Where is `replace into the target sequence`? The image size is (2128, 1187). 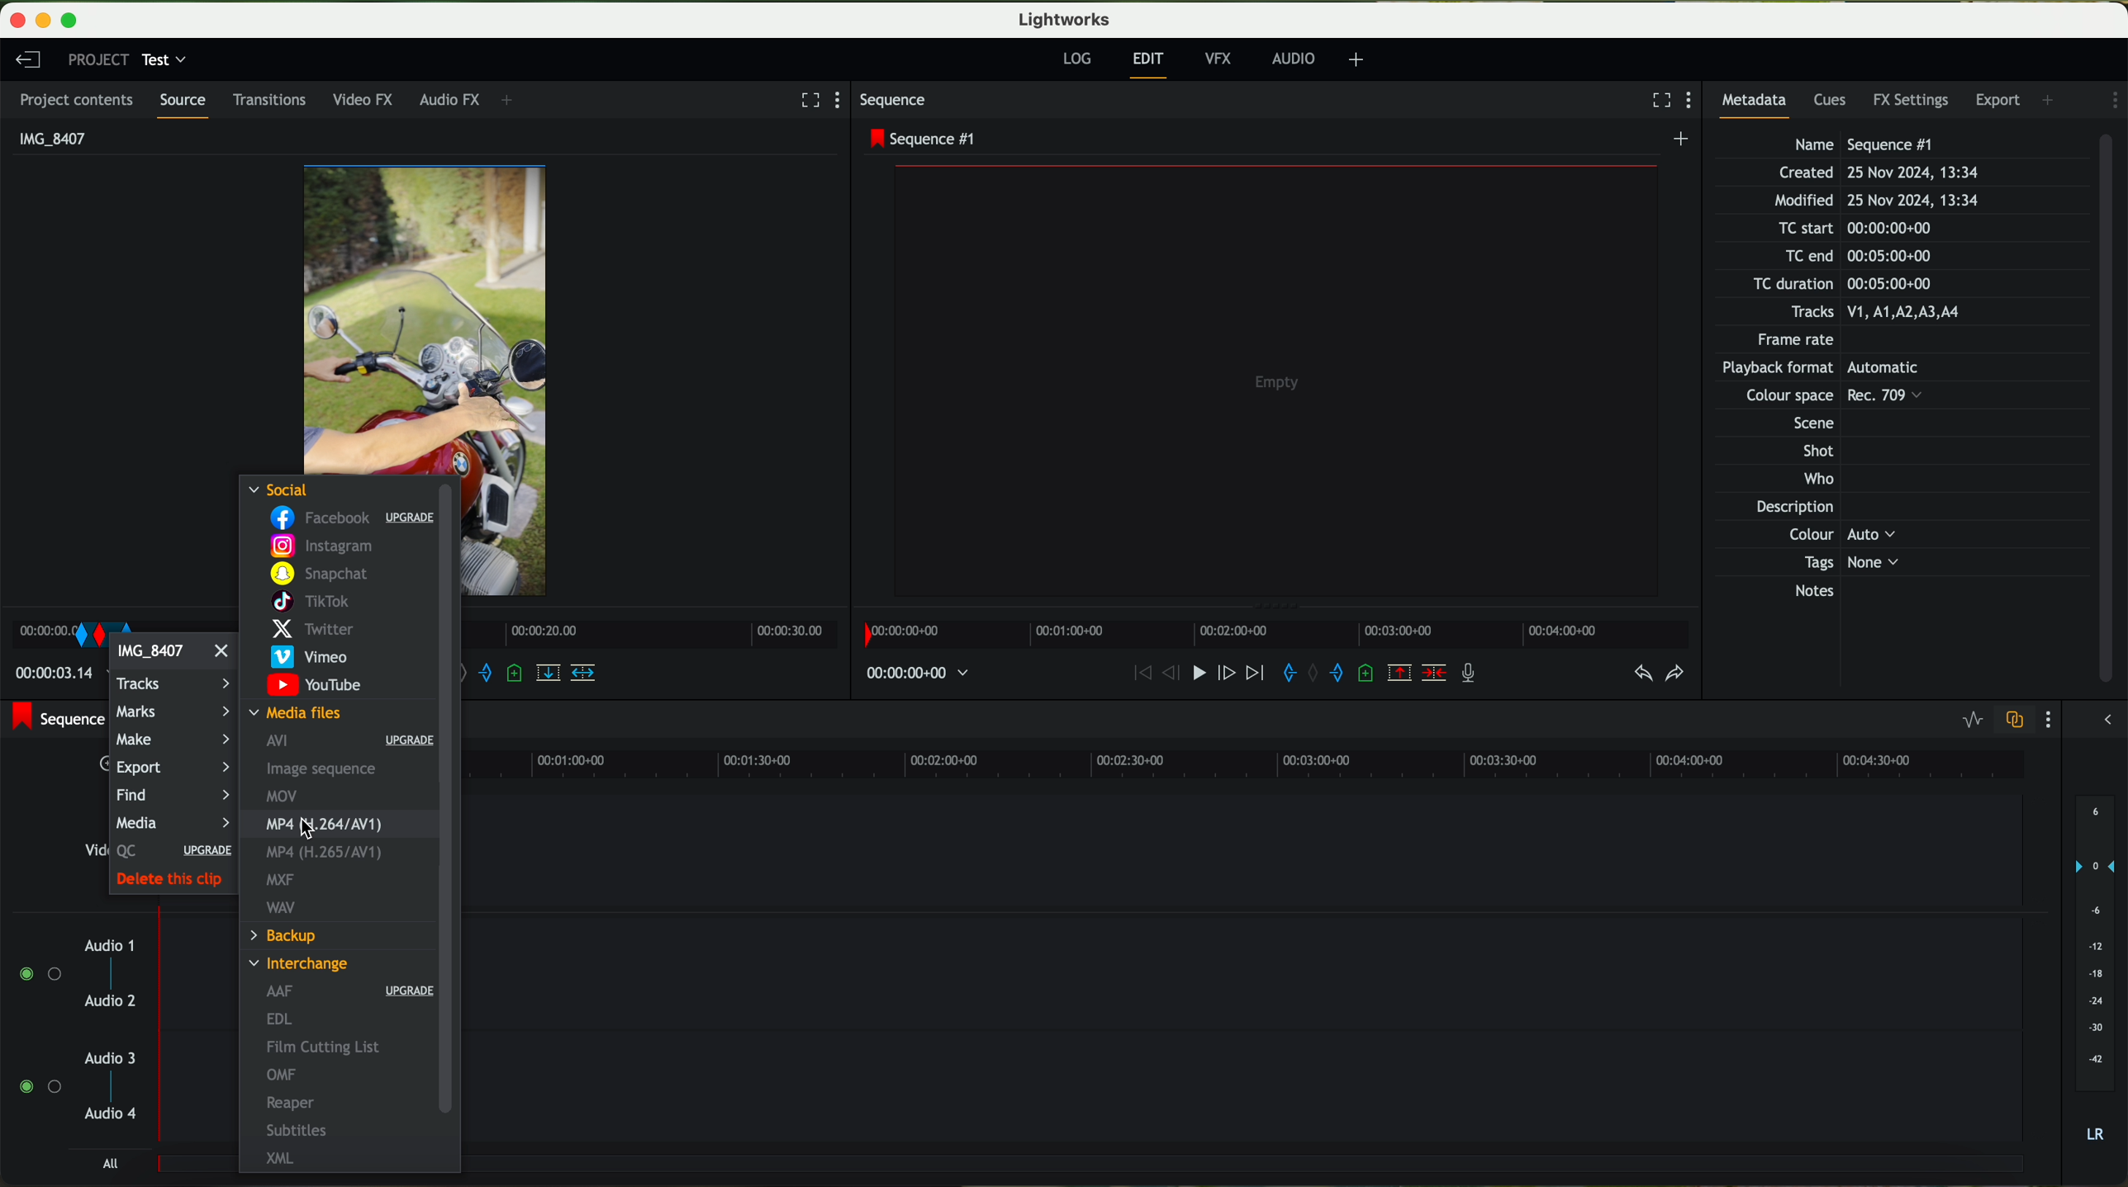
replace into the target sequence is located at coordinates (552, 679).